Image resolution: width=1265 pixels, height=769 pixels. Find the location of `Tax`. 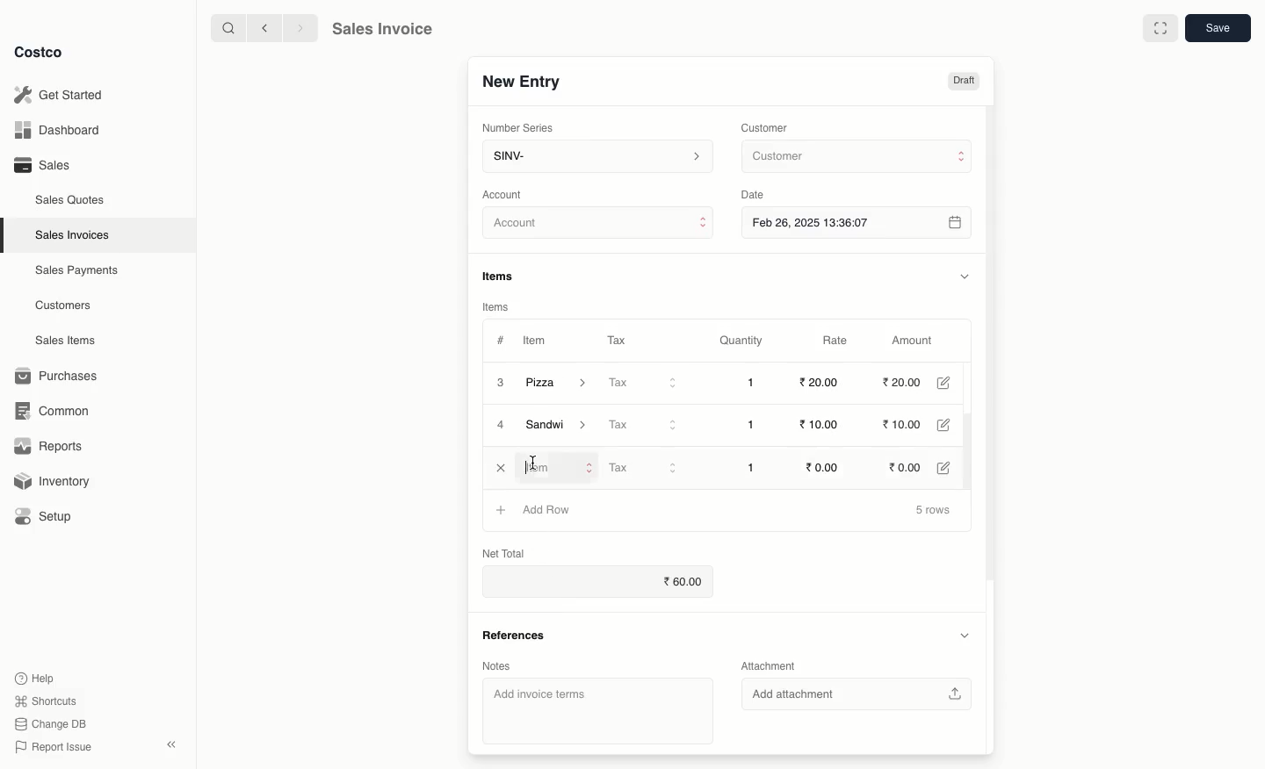

Tax is located at coordinates (644, 424).